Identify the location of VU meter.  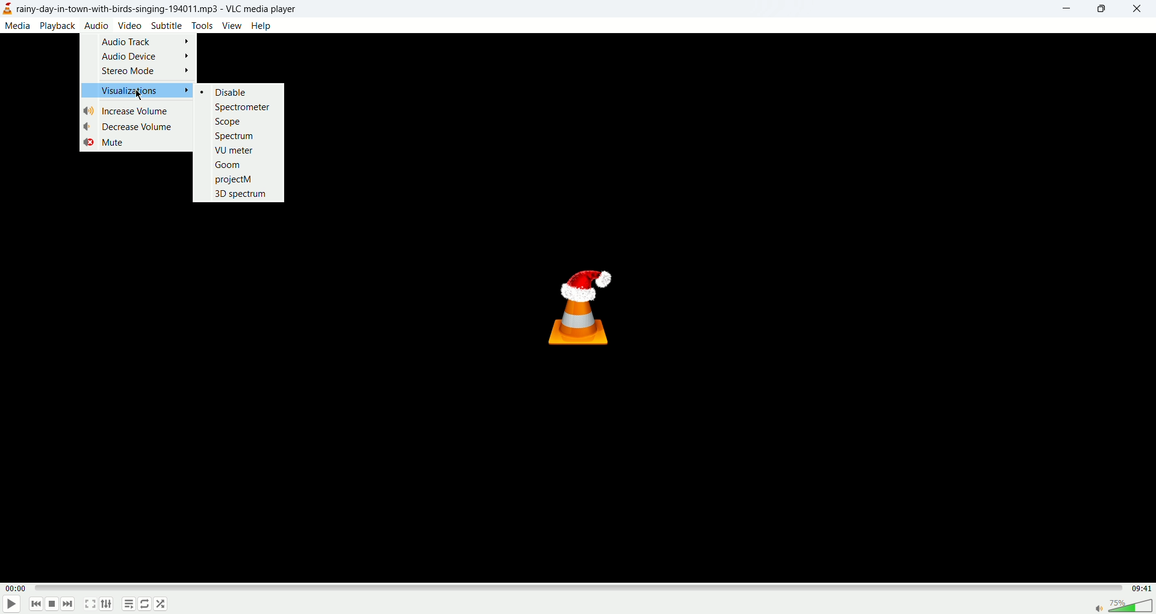
(235, 151).